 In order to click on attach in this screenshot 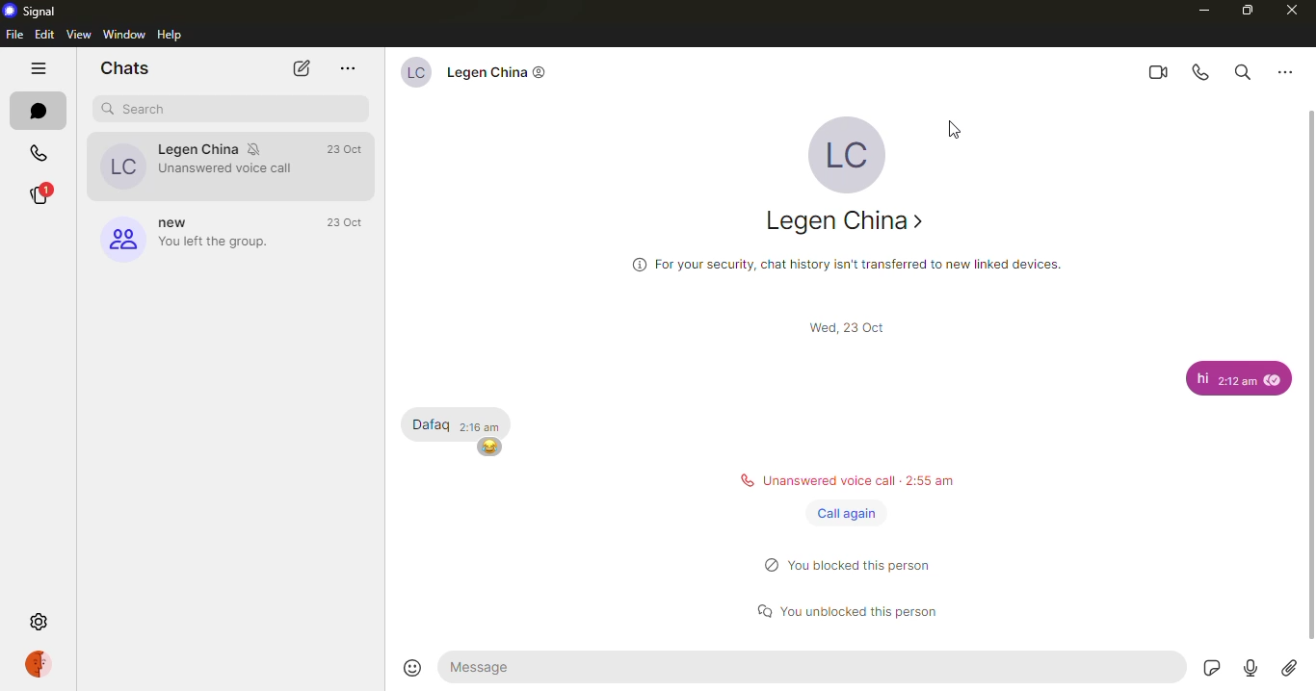, I will do `click(1290, 671)`.